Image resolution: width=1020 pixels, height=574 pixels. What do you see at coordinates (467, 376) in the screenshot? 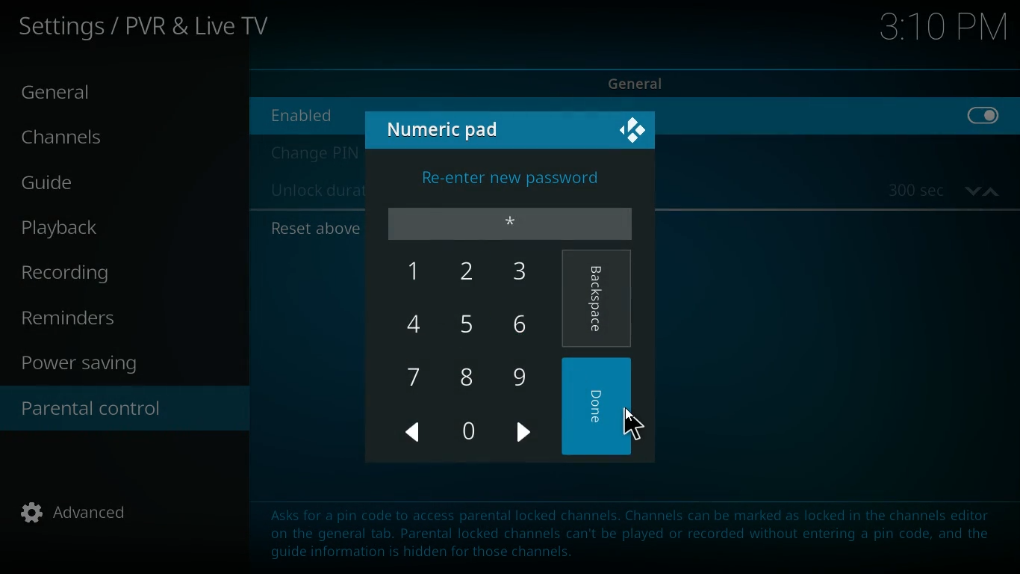
I see `8` at bounding box center [467, 376].